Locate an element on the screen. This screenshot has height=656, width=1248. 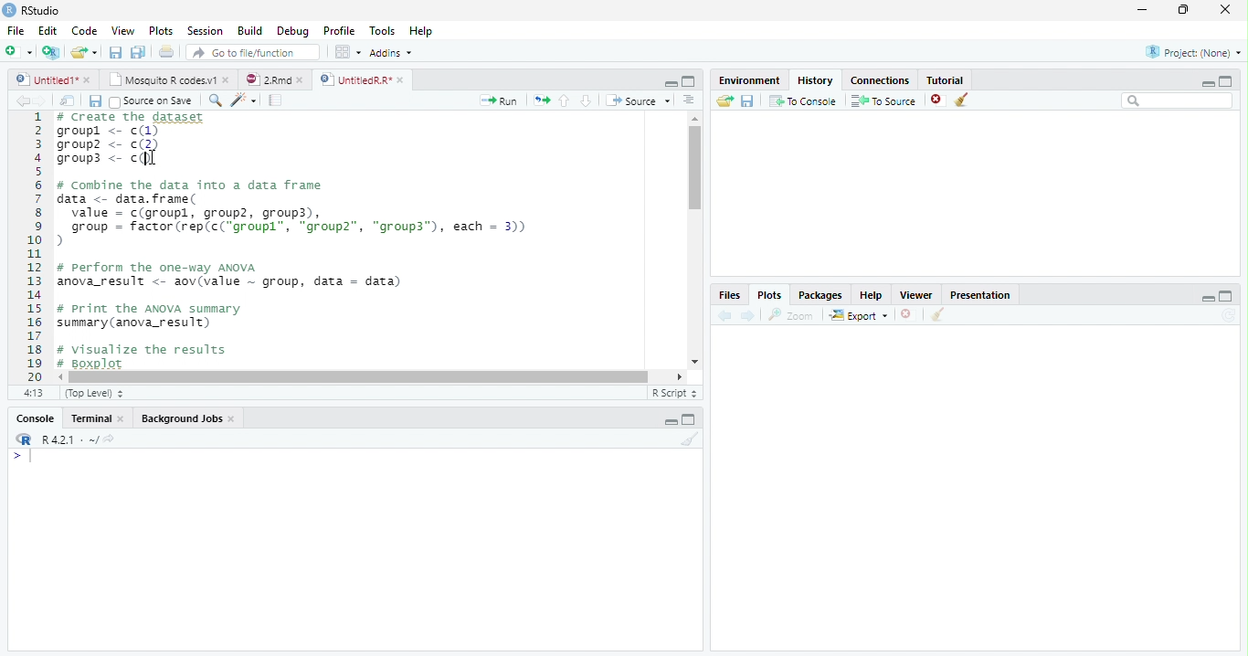
Edit is located at coordinates (47, 30).